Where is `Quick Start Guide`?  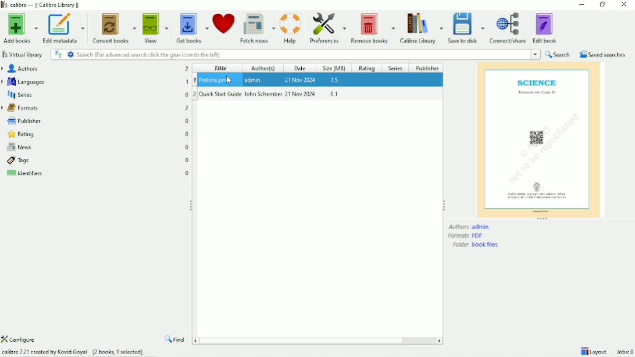 Quick Start Guide is located at coordinates (220, 94).